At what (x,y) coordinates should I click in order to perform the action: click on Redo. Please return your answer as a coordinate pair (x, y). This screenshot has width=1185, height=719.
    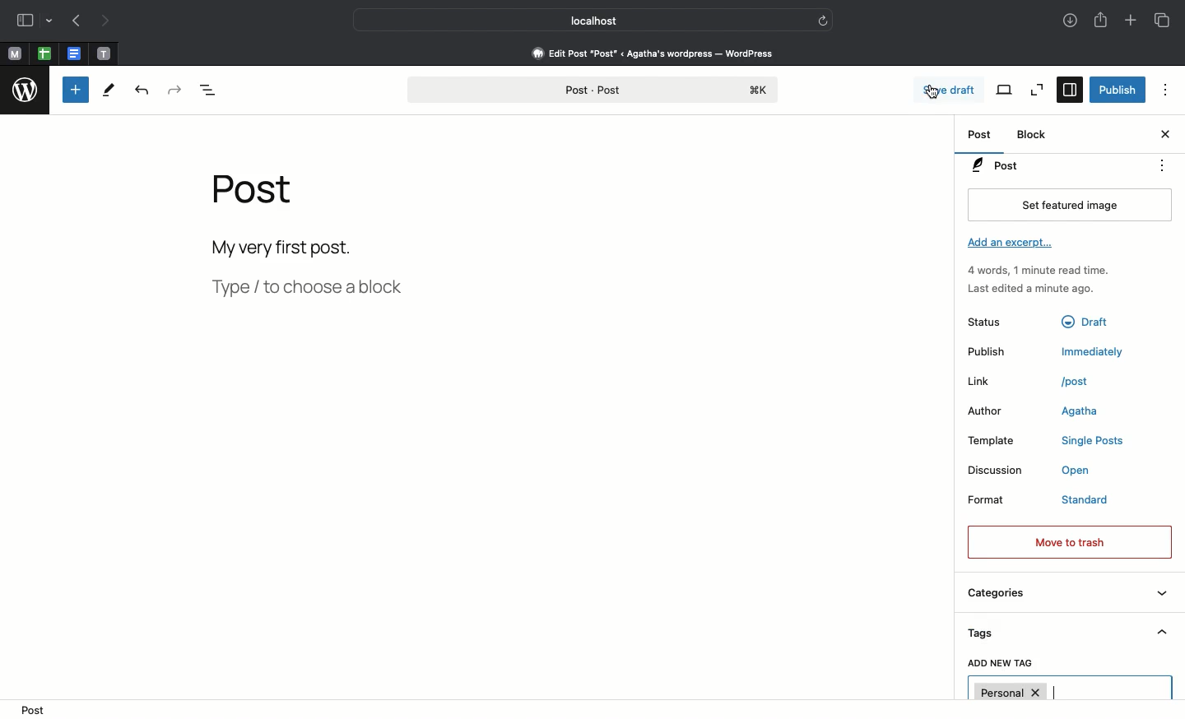
    Looking at the image, I should click on (173, 88).